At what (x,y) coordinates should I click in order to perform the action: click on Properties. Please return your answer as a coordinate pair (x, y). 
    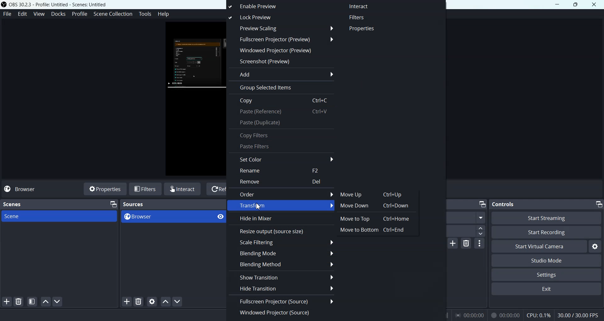
    Looking at the image, I should click on (104, 189).